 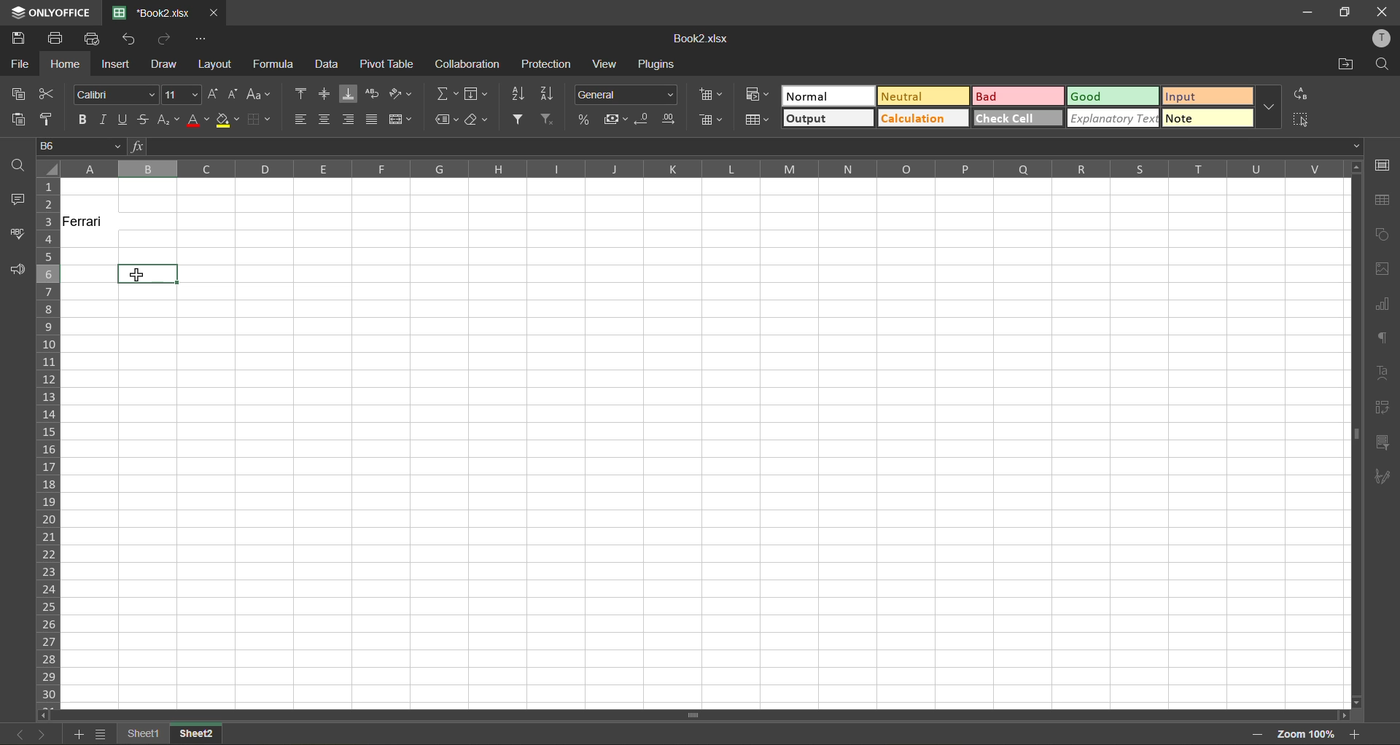 I want to click on close, so click(x=214, y=13).